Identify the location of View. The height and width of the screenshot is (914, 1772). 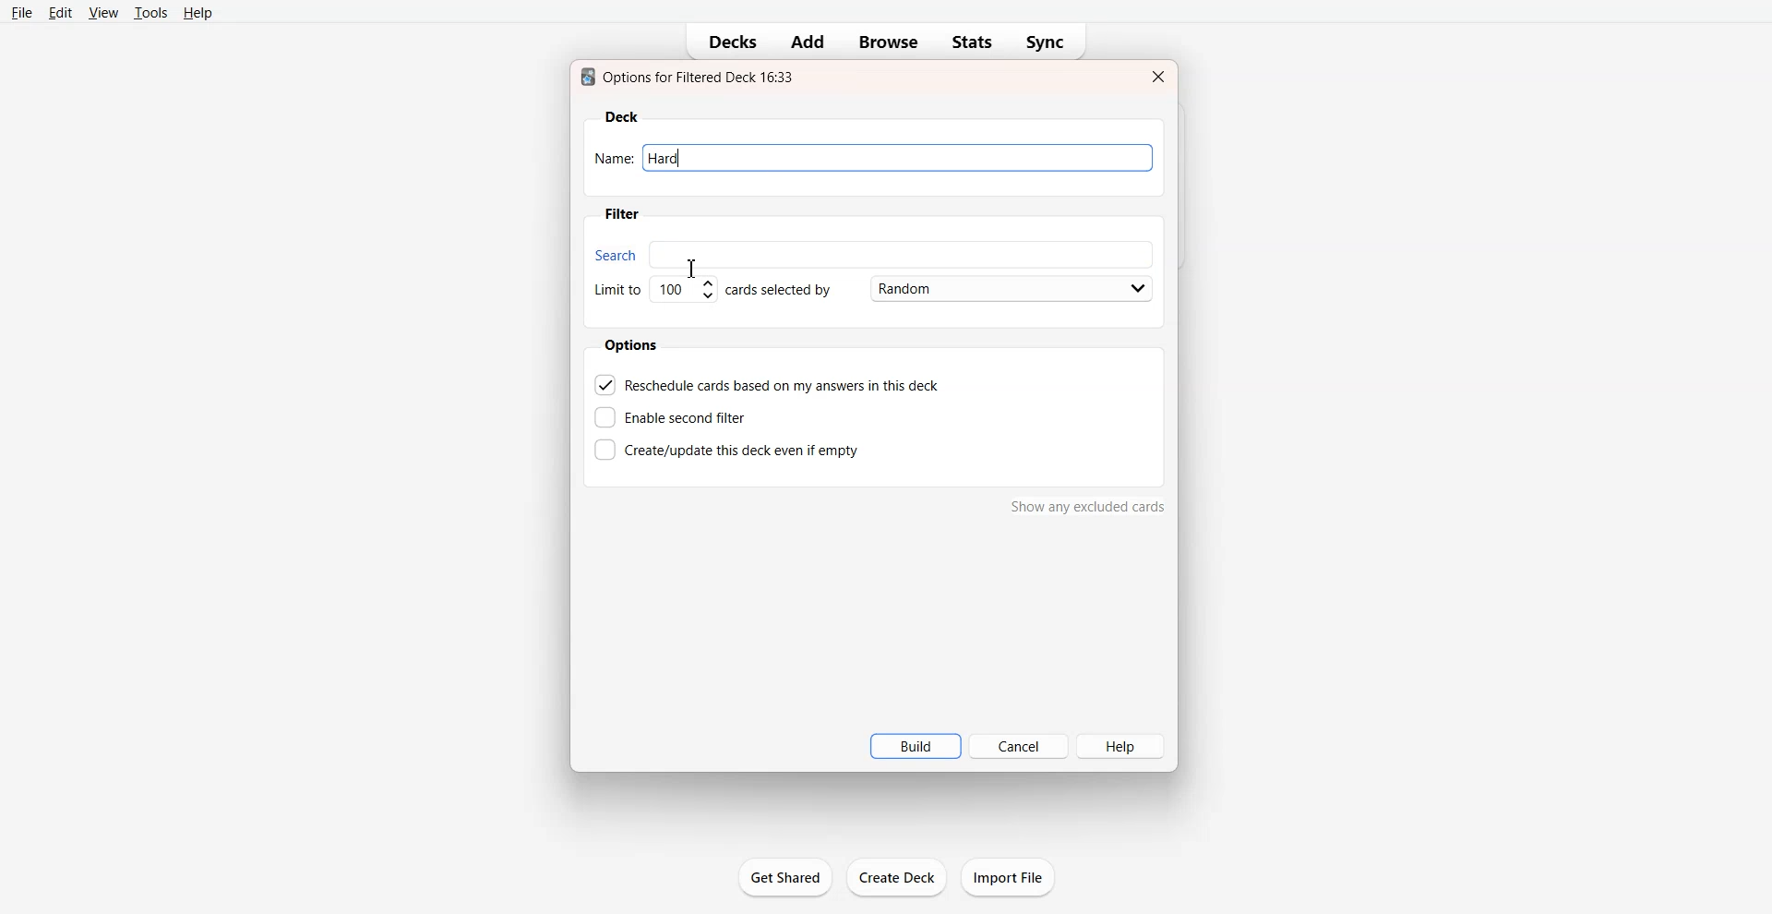
(103, 12).